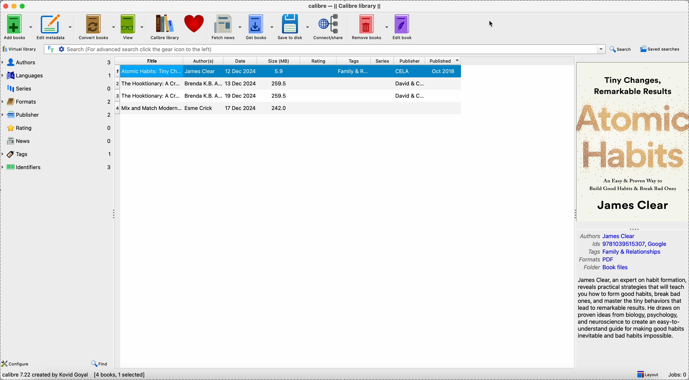 The image size is (689, 380). What do you see at coordinates (19, 49) in the screenshot?
I see `virtual library` at bounding box center [19, 49].